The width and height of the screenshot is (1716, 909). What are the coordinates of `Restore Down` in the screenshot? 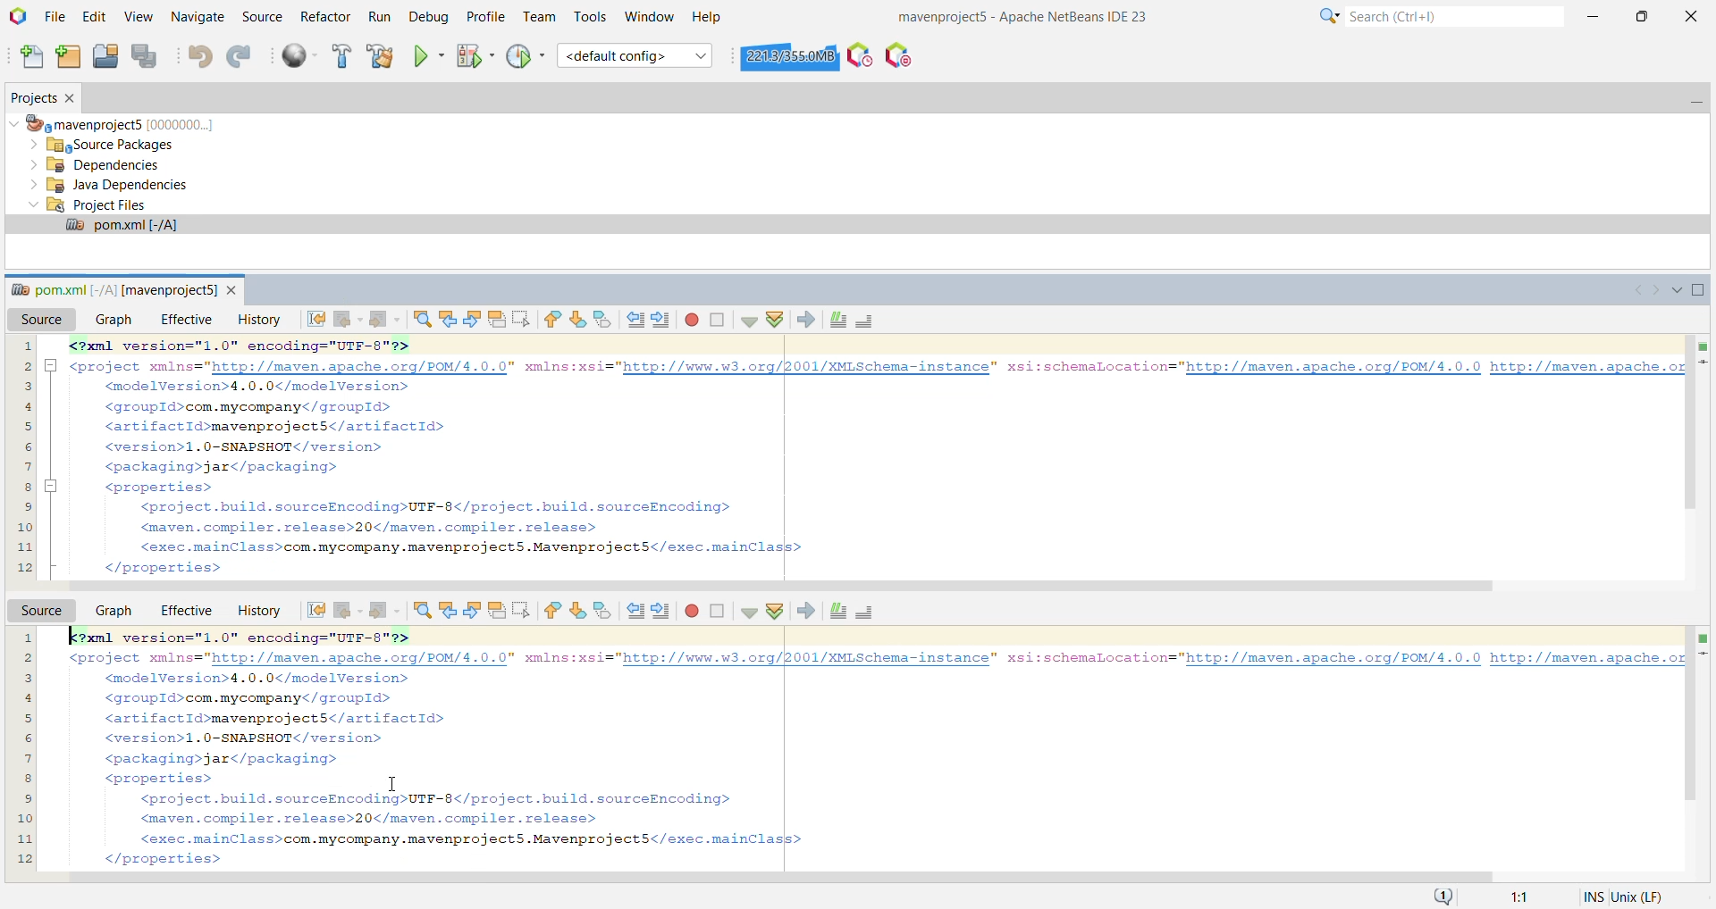 It's located at (1641, 14).